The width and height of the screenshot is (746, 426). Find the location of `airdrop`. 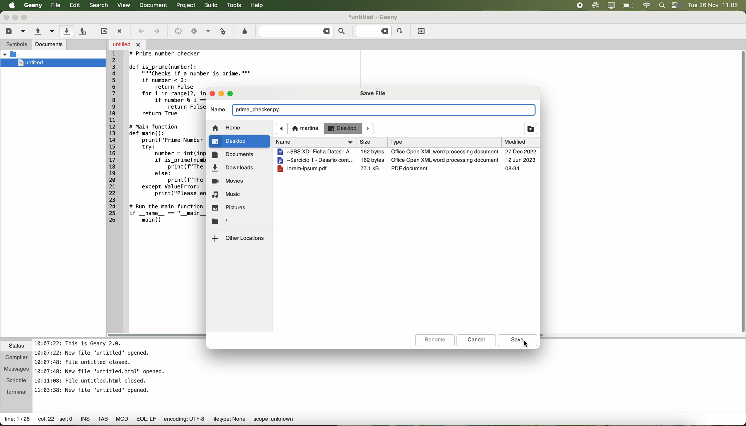

airdrop is located at coordinates (596, 6).